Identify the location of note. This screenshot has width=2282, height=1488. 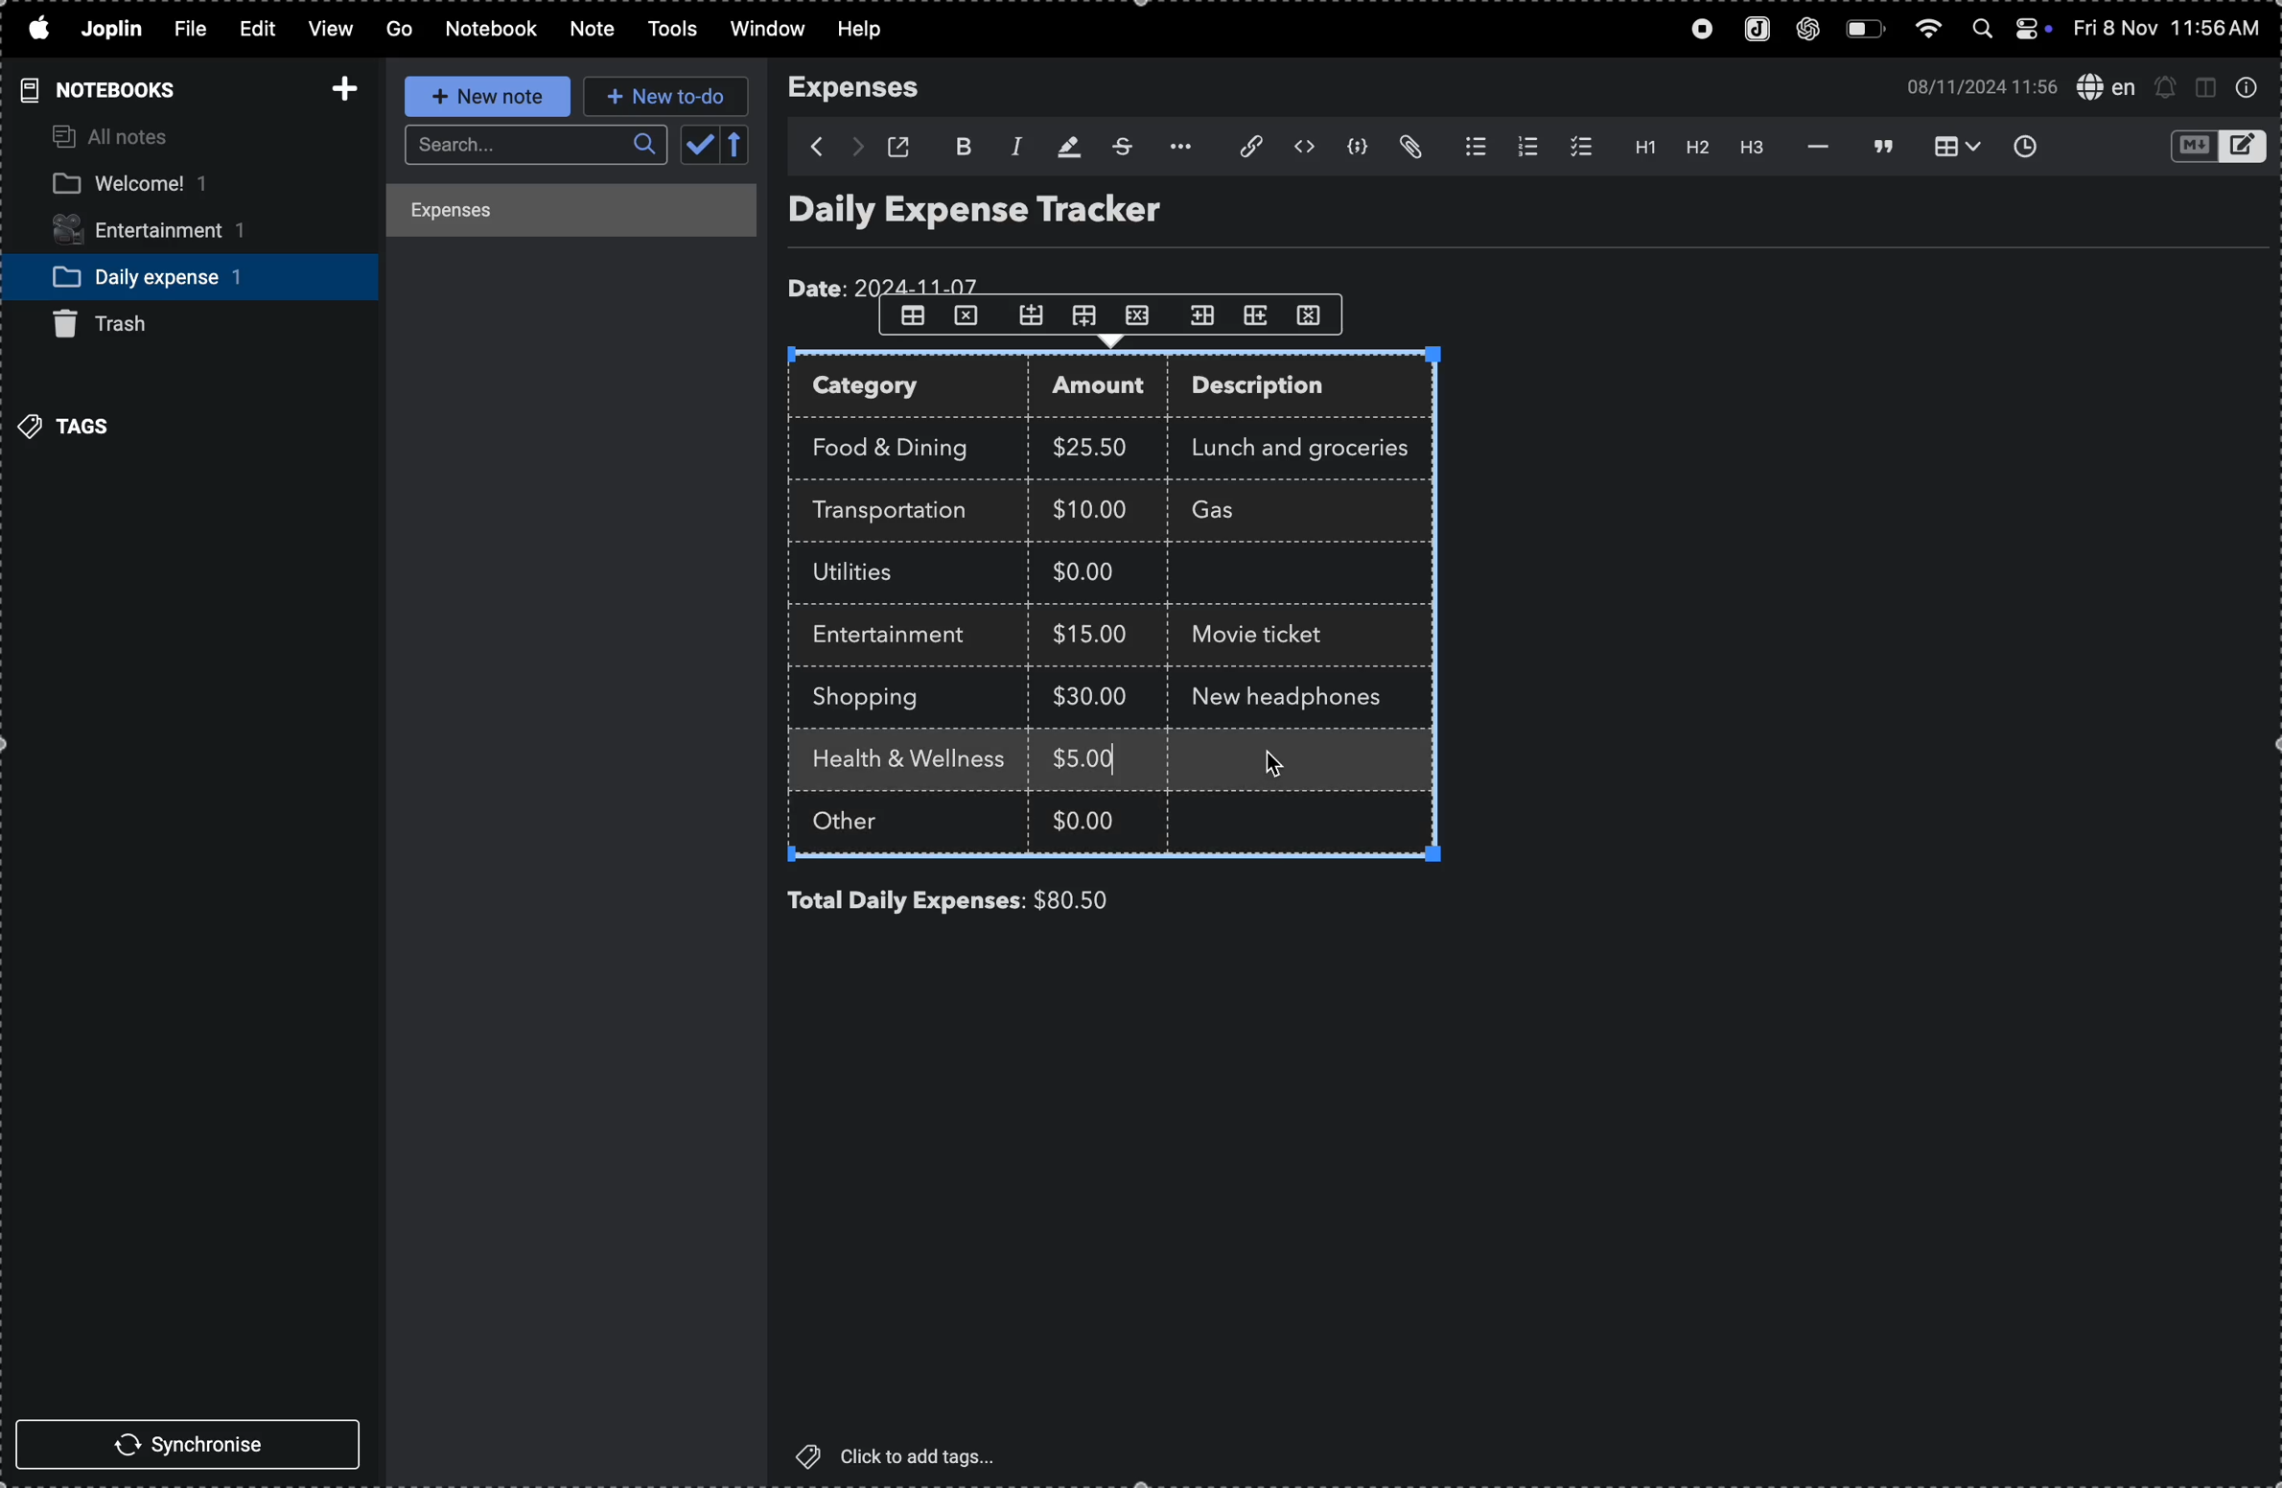
(588, 30).